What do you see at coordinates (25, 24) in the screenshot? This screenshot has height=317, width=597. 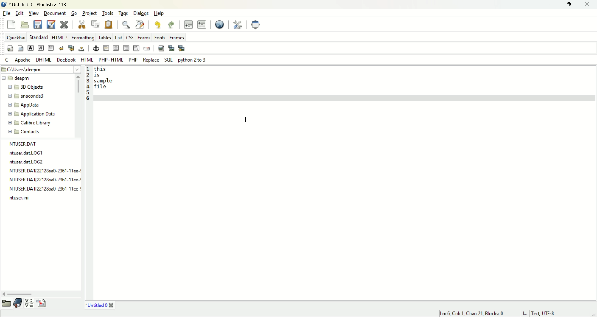 I see `open` at bounding box center [25, 24].